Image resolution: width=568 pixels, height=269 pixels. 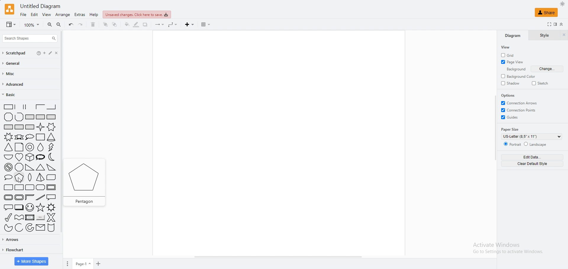 What do you see at coordinates (19, 127) in the screenshot?
I see `rectangle with grid fill` at bounding box center [19, 127].